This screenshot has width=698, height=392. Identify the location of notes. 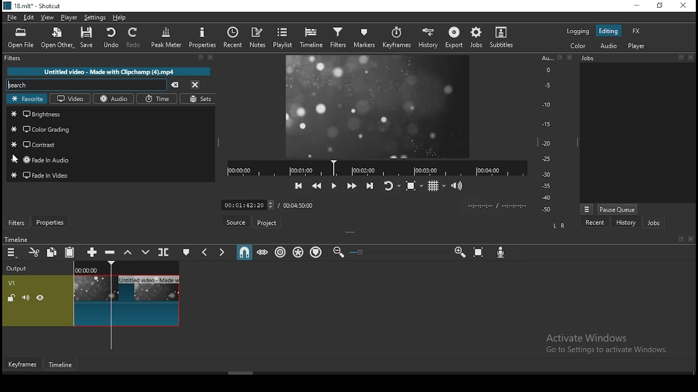
(258, 38).